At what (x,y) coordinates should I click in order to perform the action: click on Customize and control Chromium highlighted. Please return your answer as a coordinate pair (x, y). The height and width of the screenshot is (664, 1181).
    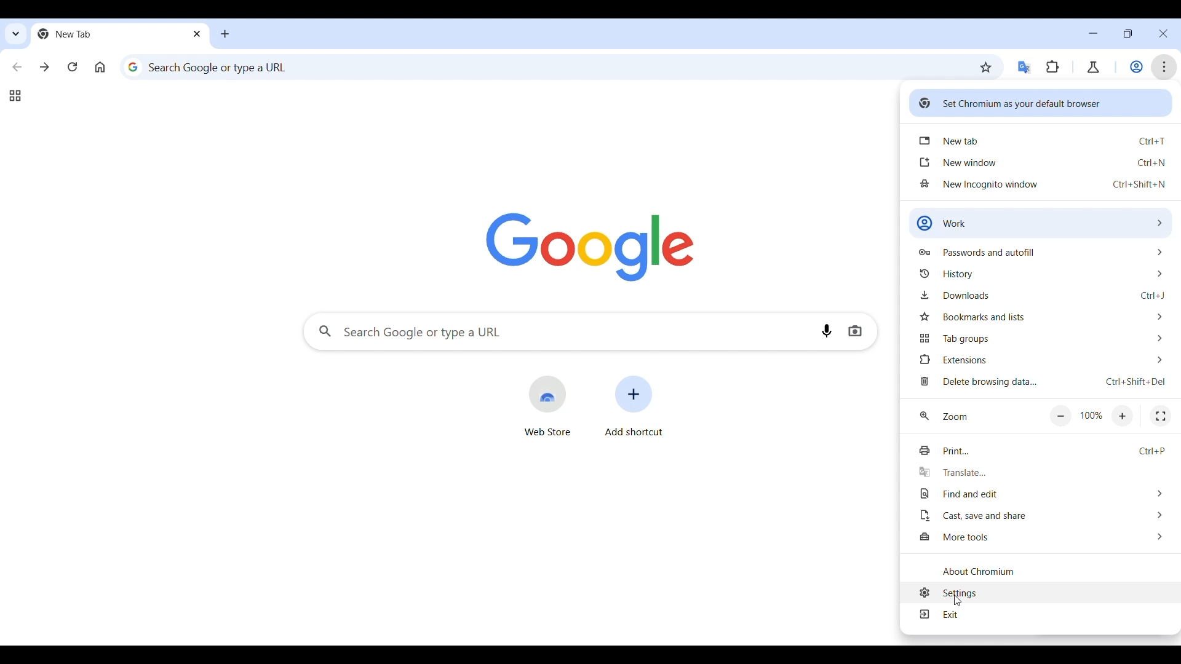
    Looking at the image, I should click on (1165, 67).